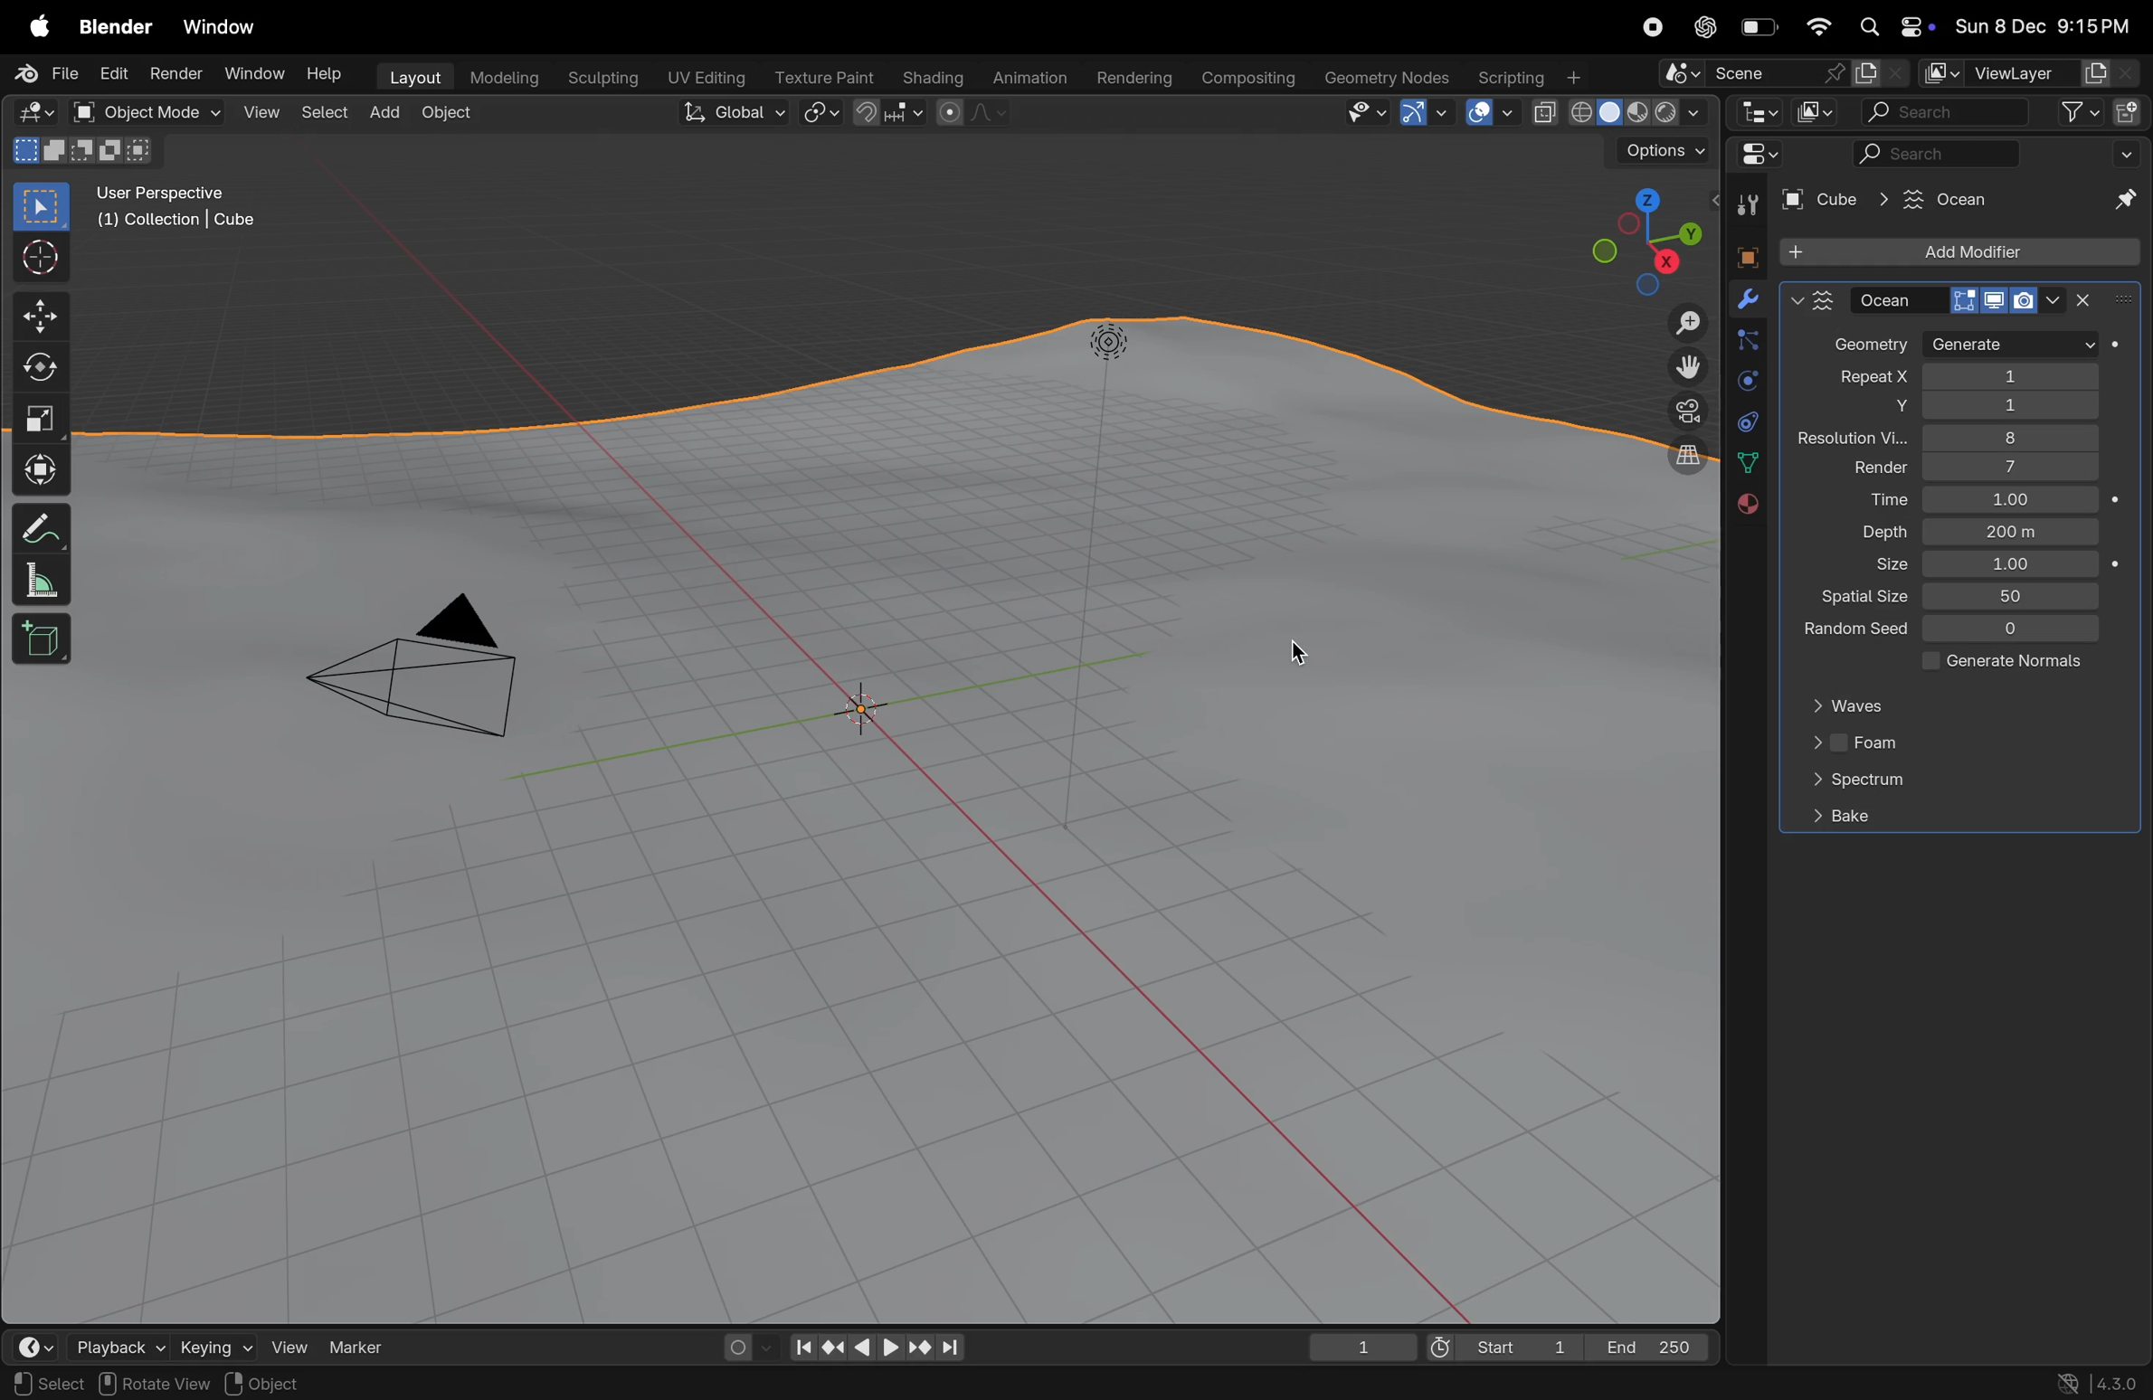 This screenshot has width=2153, height=1400. What do you see at coordinates (1846, 632) in the screenshot?
I see `random slesct` at bounding box center [1846, 632].